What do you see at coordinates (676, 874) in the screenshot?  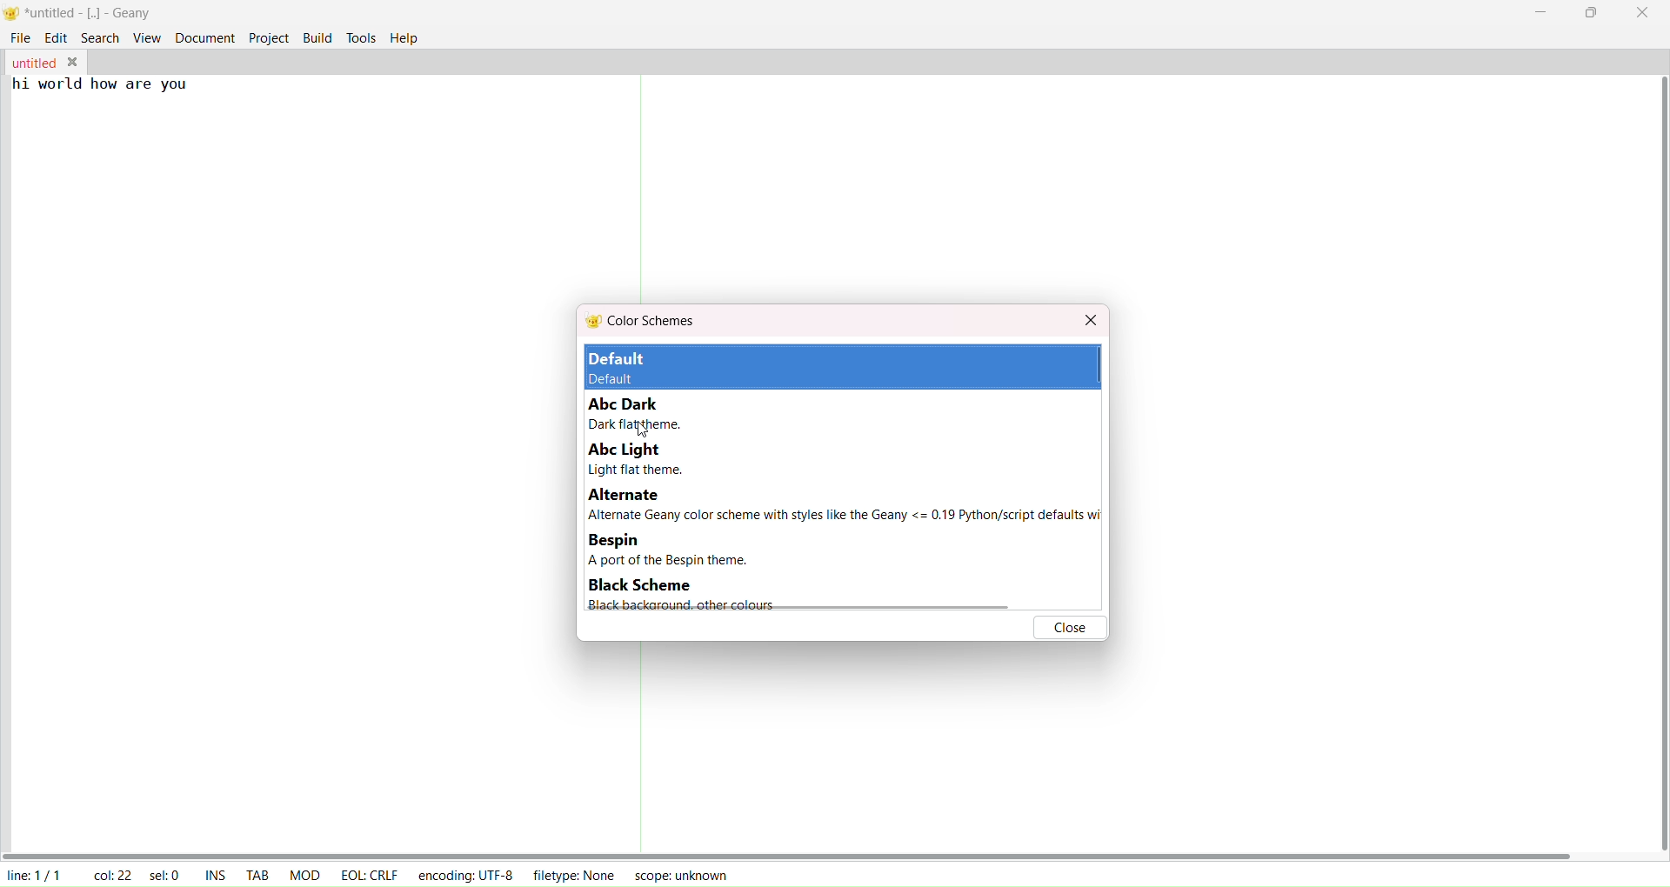 I see `scope unknown` at bounding box center [676, 874].